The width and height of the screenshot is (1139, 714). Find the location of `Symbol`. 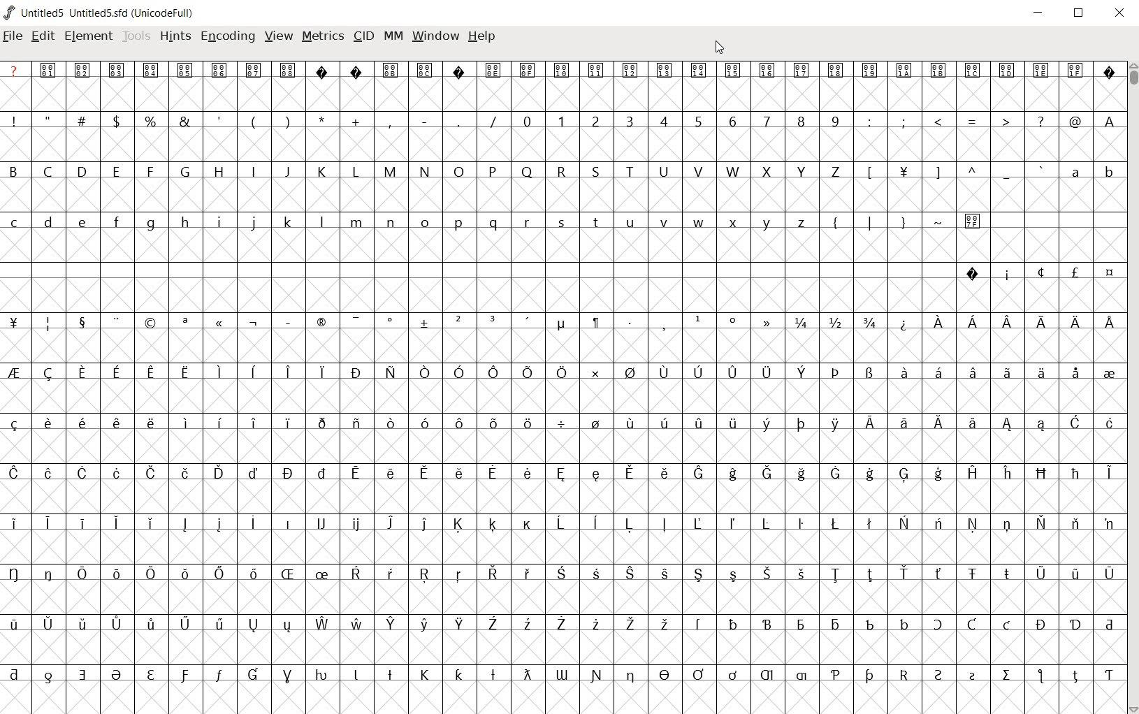

Symbol is located at coordinates (530, 71).